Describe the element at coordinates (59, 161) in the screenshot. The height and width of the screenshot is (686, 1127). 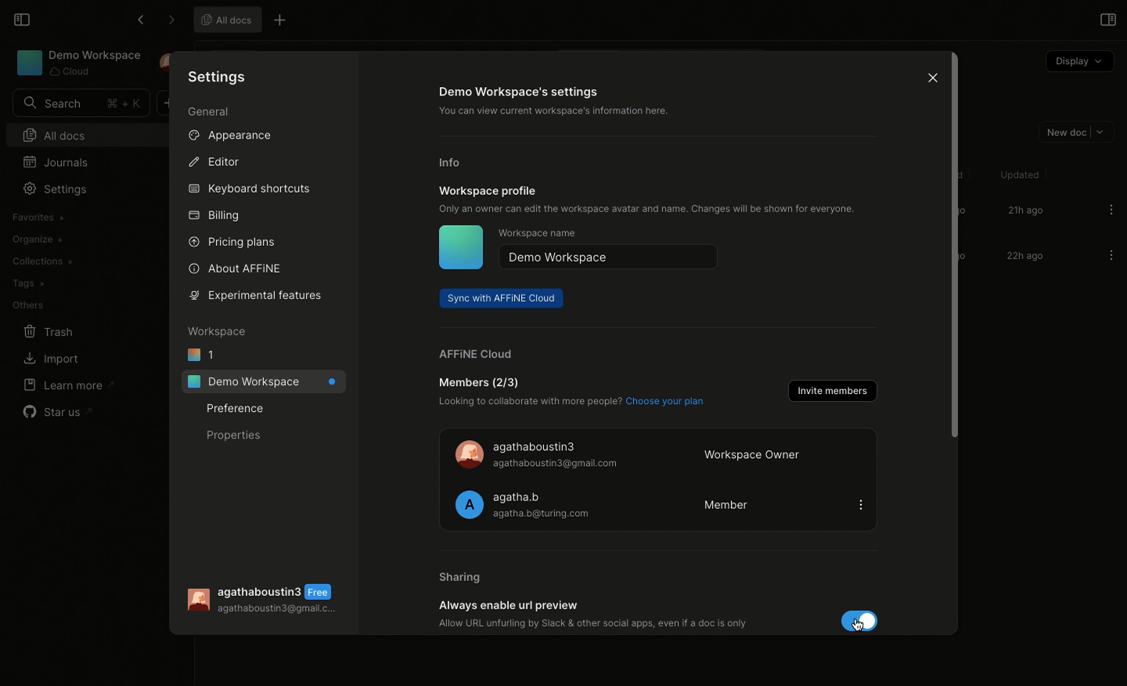
I see `Journals` at that location.